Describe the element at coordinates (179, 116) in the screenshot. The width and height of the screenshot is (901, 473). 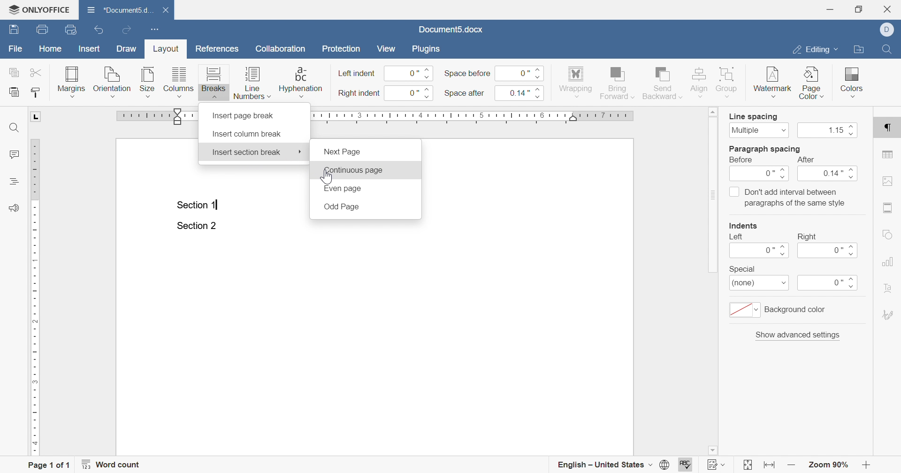
I see `adjust margin` at that location.